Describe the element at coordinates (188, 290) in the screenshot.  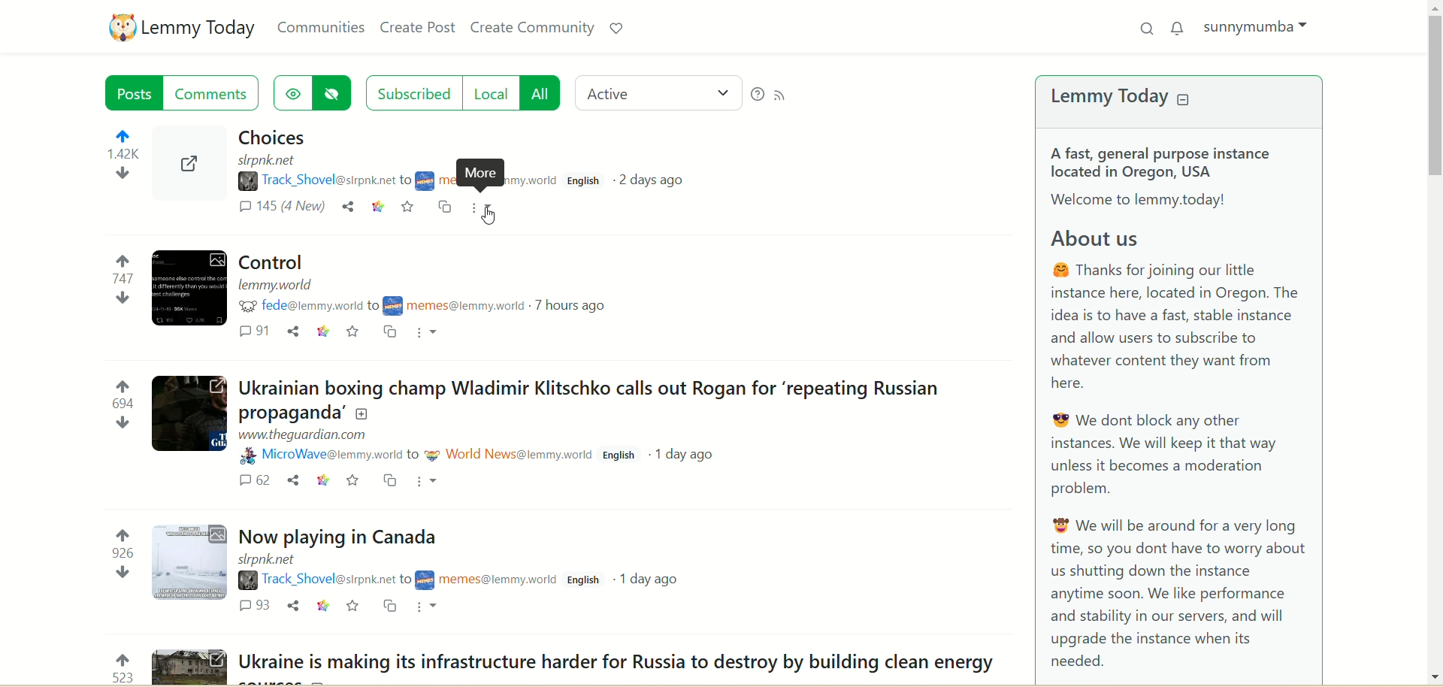
I see `Expand the post with image details` at that location.